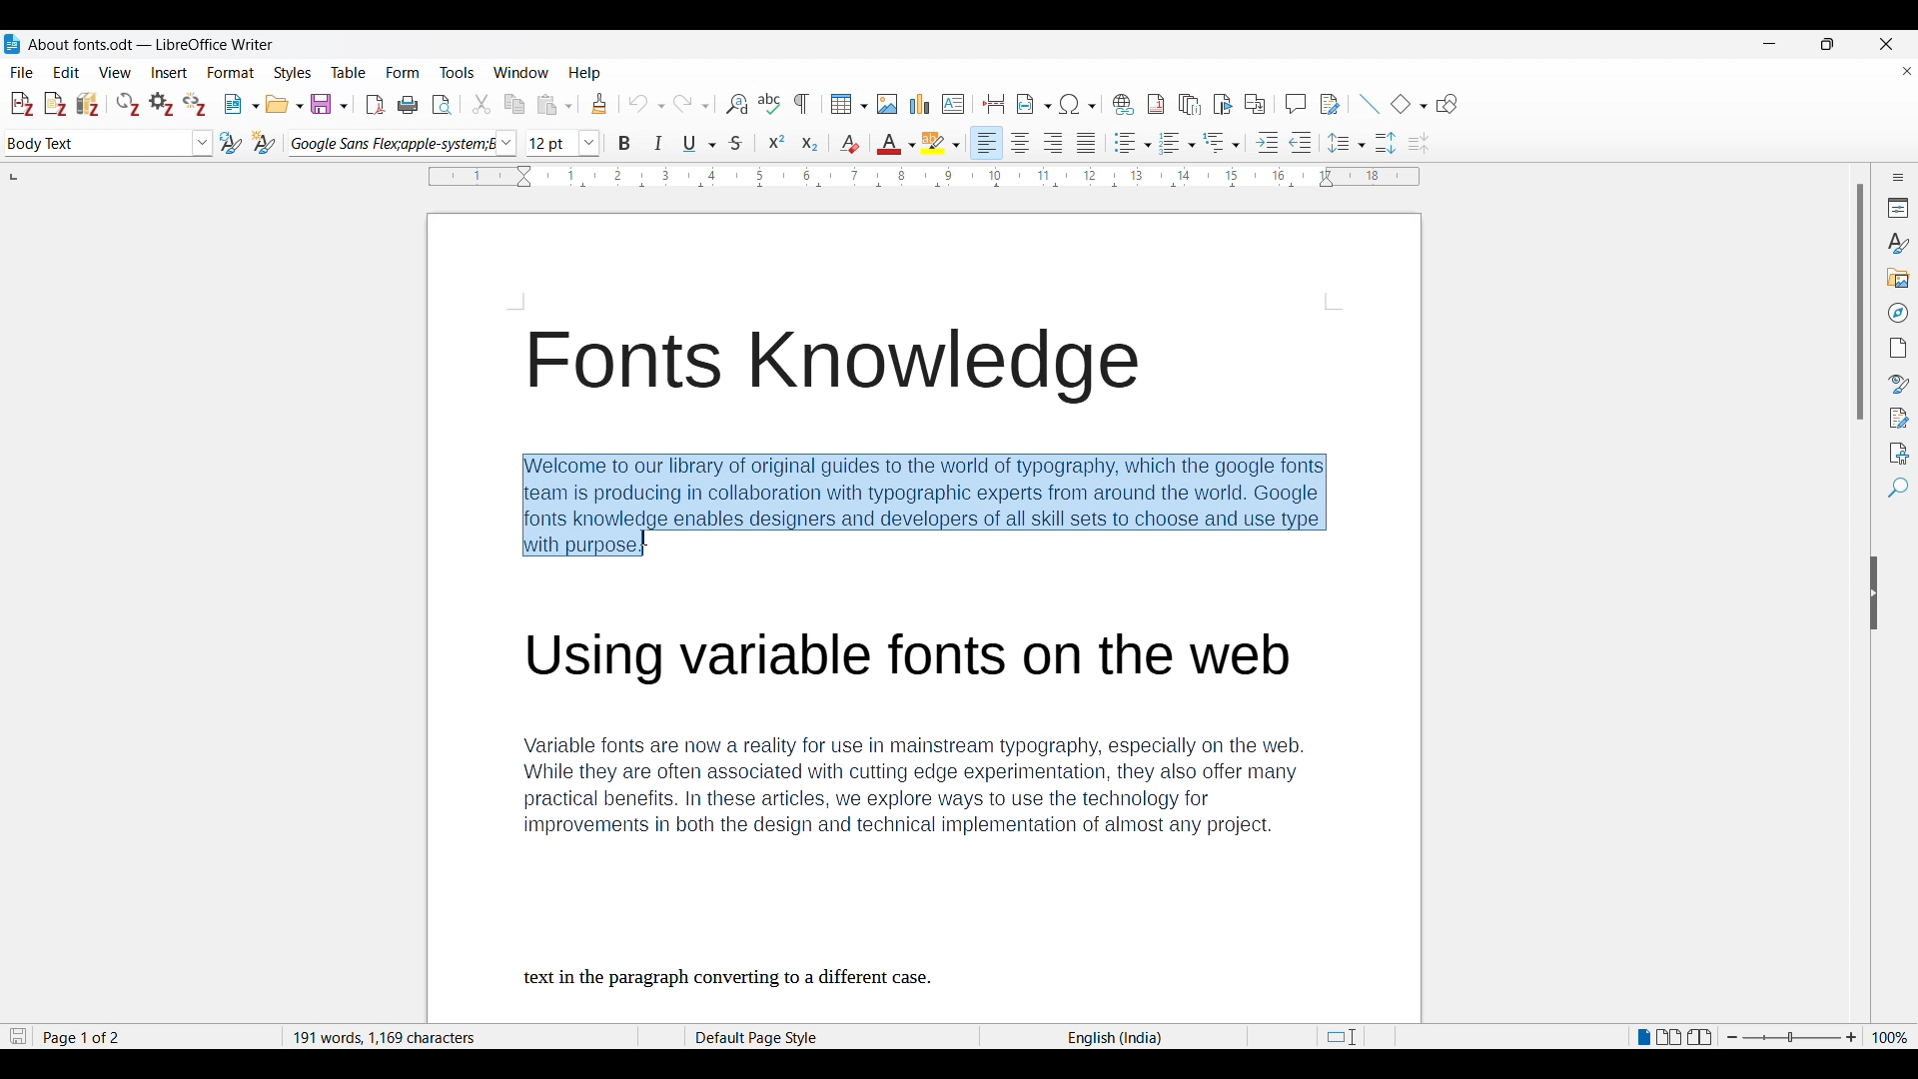 This screenshot has width=1918, height=1079. What do you see at coordinates (777, 142) in the screenshot?
I see `Superscript` at bounding box center [777, 142].